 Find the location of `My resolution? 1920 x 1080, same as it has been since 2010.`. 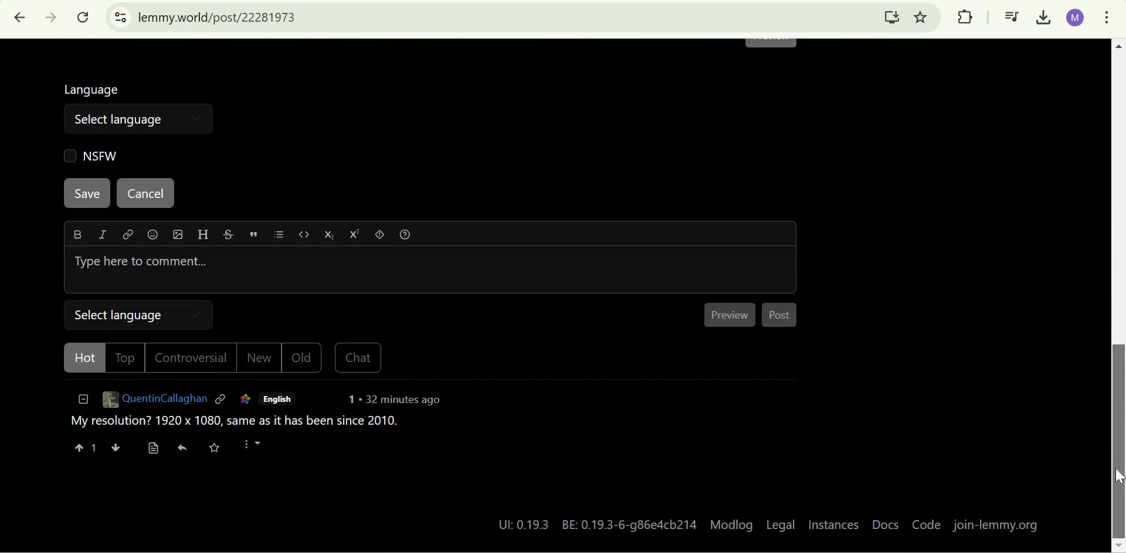

My resolution? 1920 x 1080, same as it has been since 2010. is located at coordinates (233, 425).